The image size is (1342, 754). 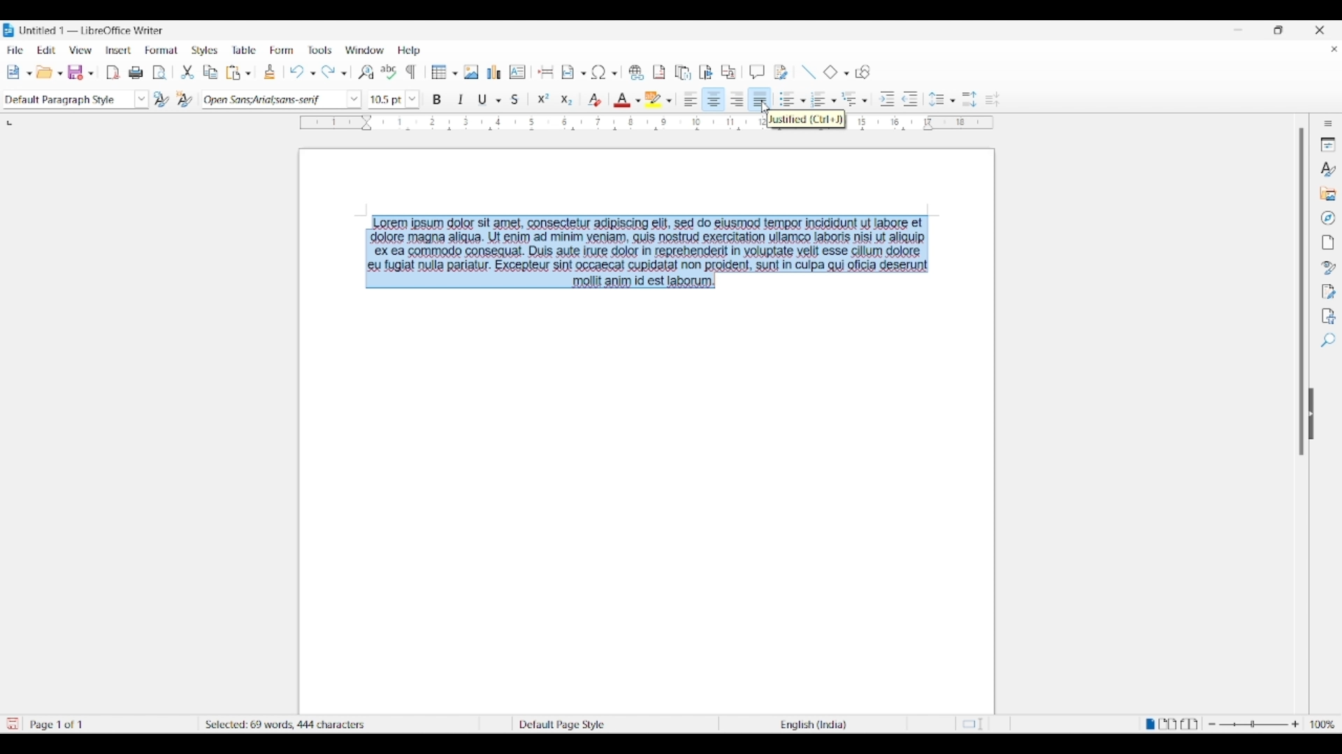 What do you see at coordinates (1301, 292) in the screenshot?
I see `Vertical slide bar` at bounding box center [1301, 292].